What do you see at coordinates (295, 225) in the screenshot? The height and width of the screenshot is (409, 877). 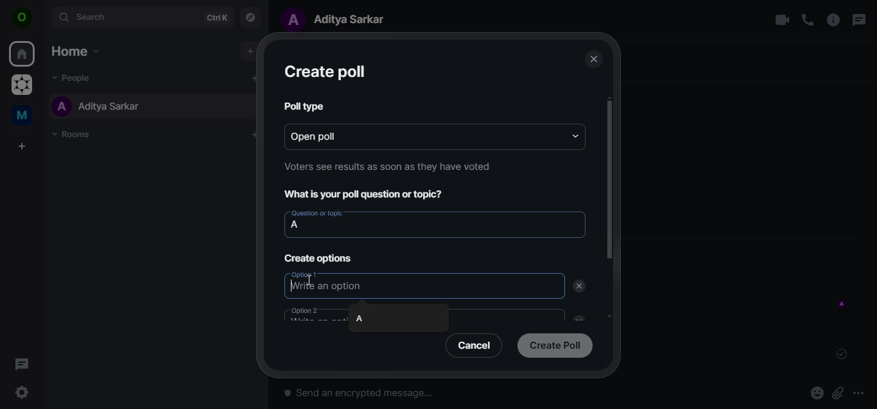 I see `a` at bounding box center [295, 225].